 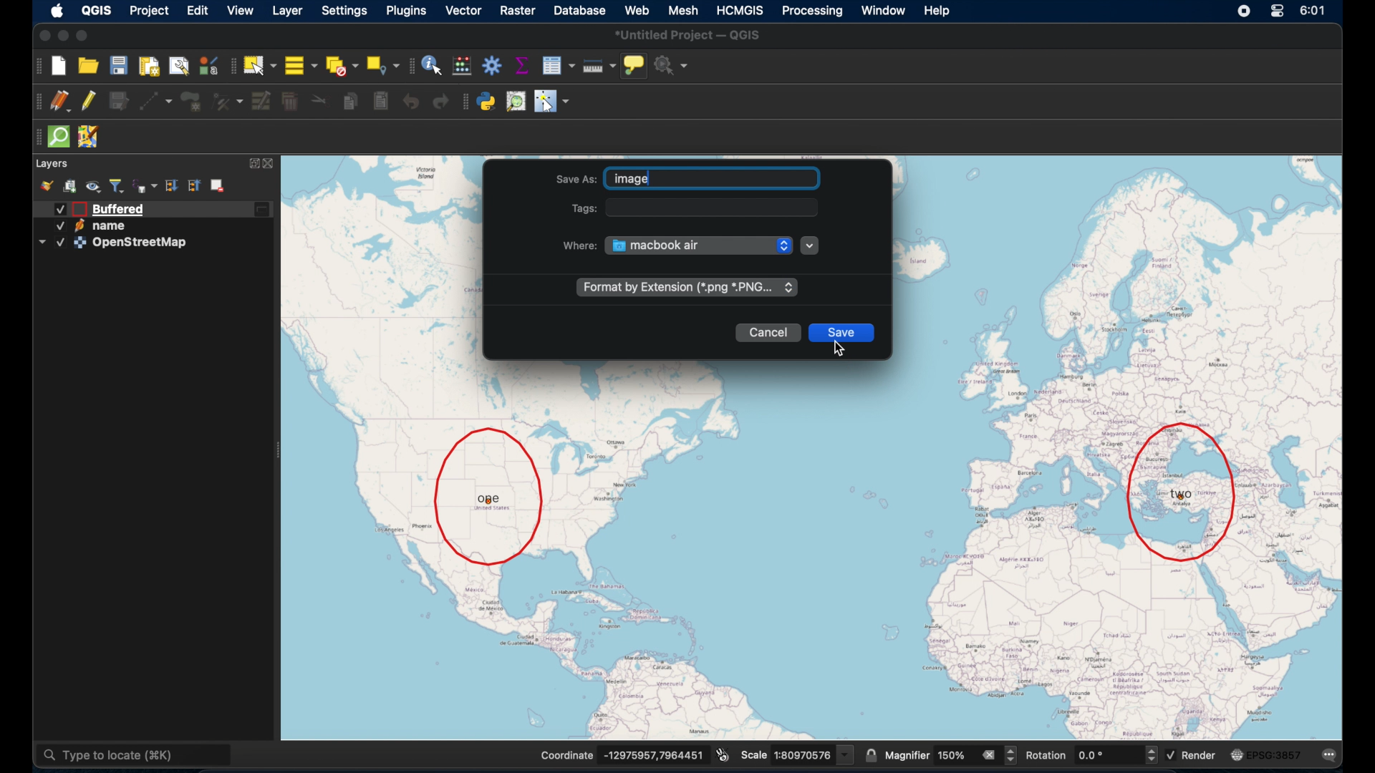 I want to click on select all features, so click(x=299, y=64).